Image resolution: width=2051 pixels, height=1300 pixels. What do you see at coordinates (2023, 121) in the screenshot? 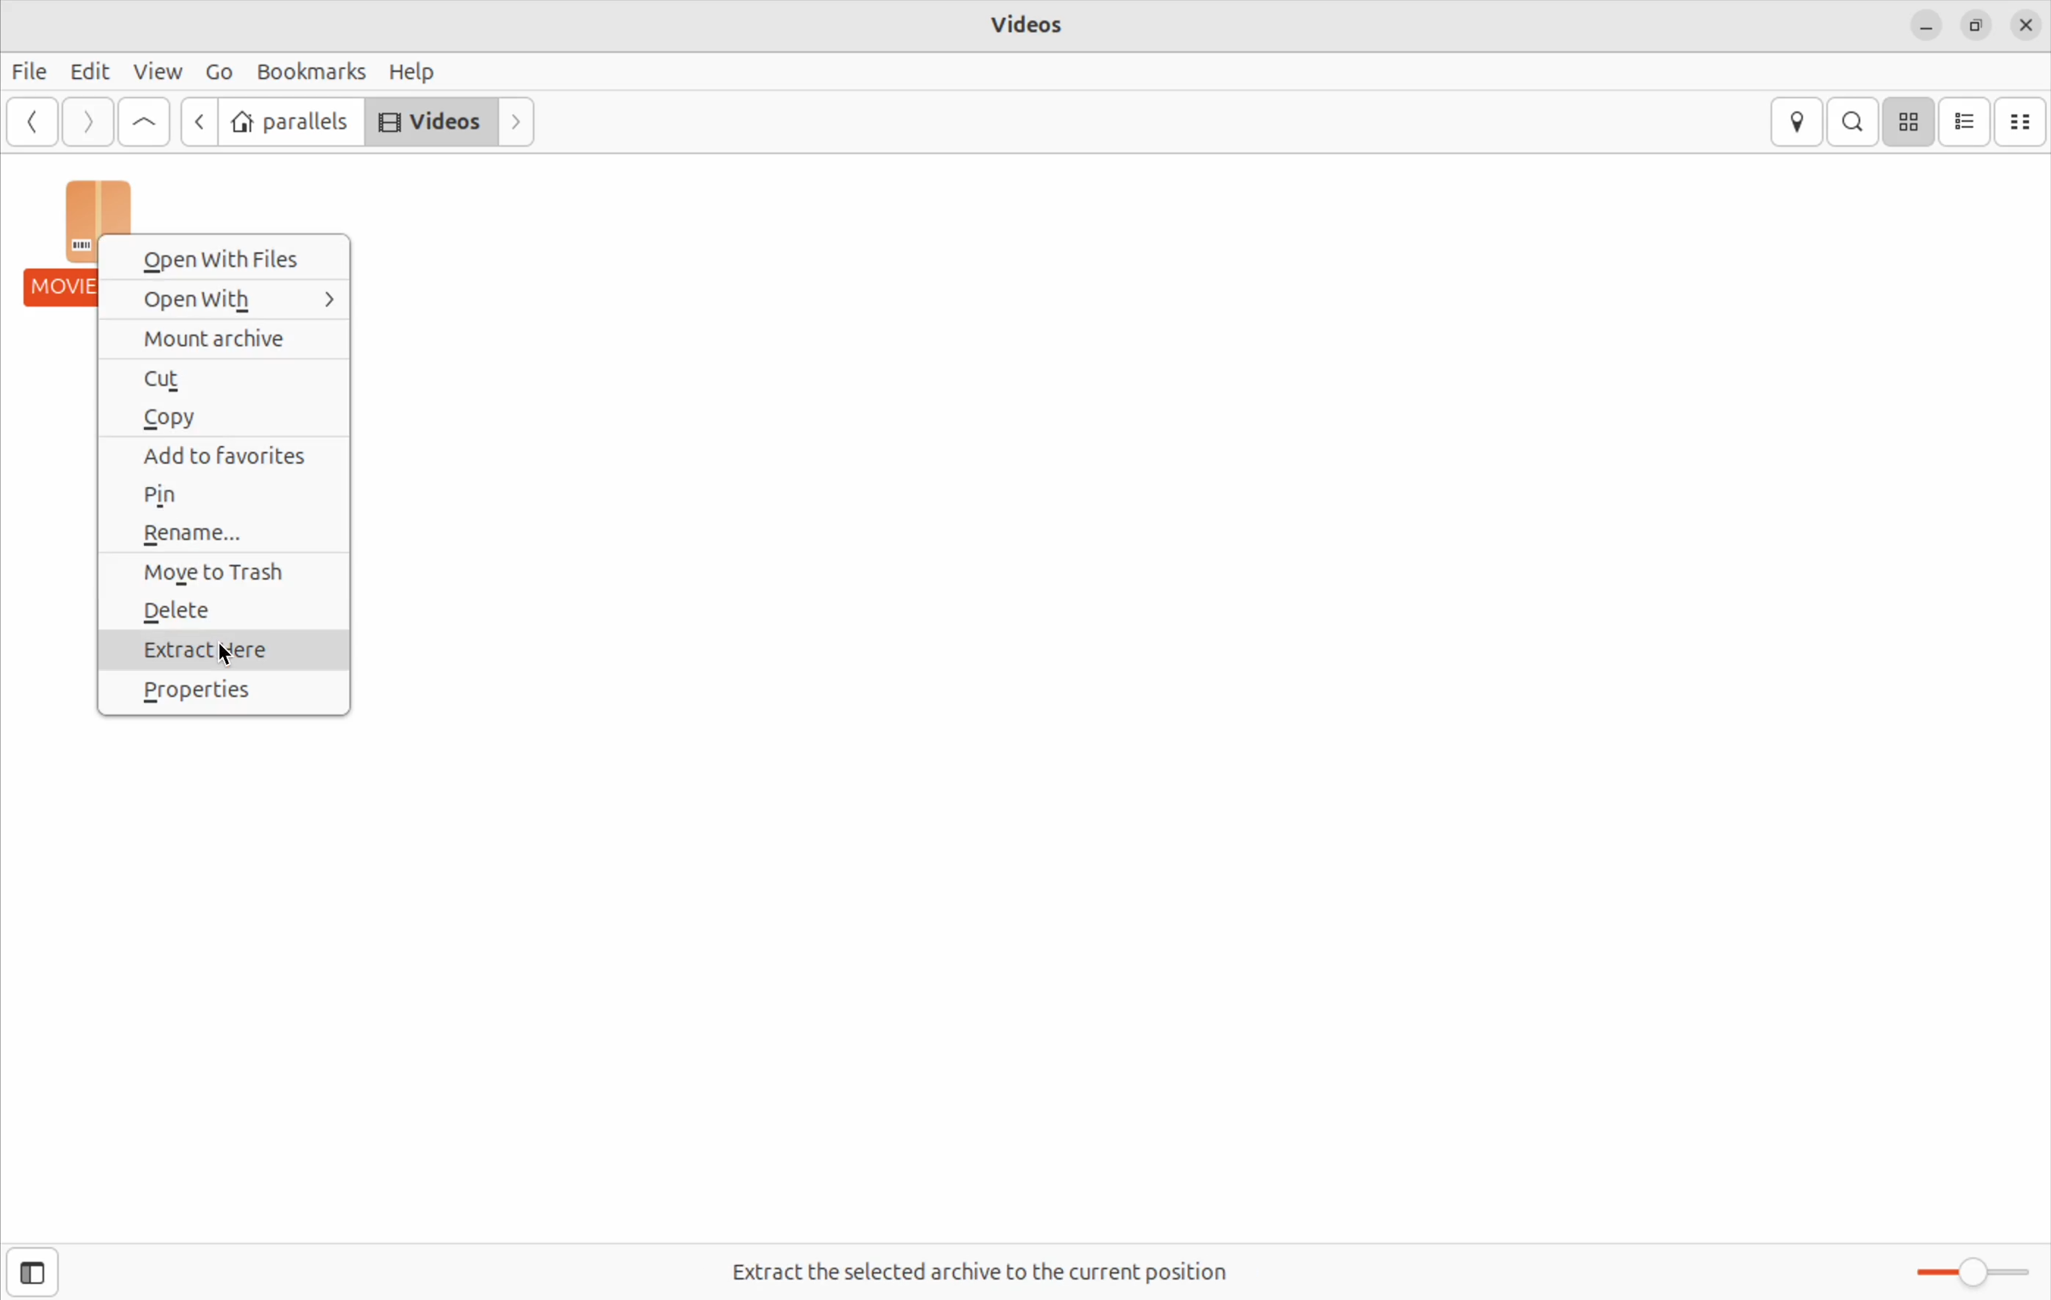
I see `compact view` at bounding box center [2023, 121].